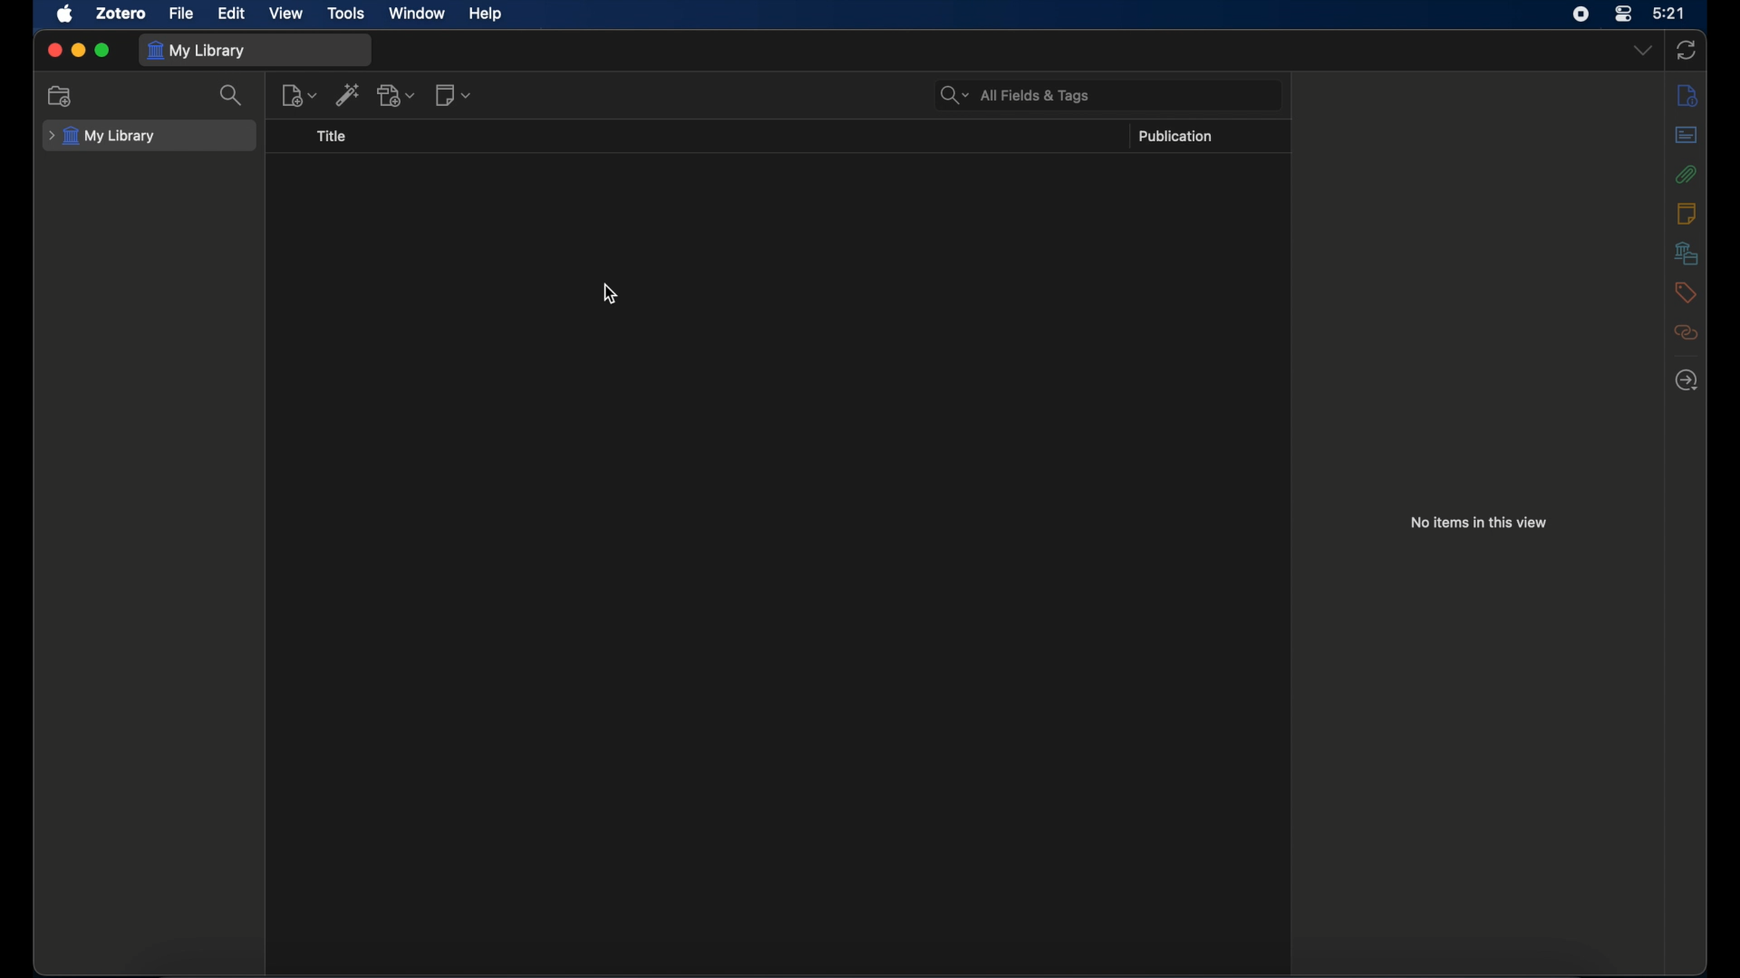 This screenshot has height=978, width=1740. I want to click on help, so click(486, 14).